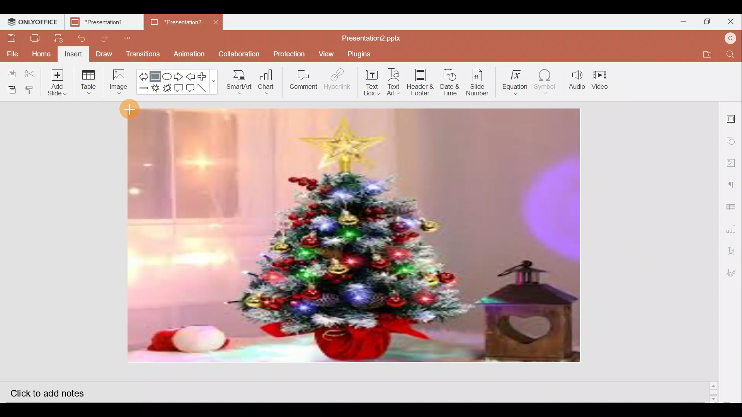 The width and height of the screenshot is (742, 417). What do you see at coordinates (130, 108) in the screenshot?
I see `Cursor on image` at bounding box center [130, 108].